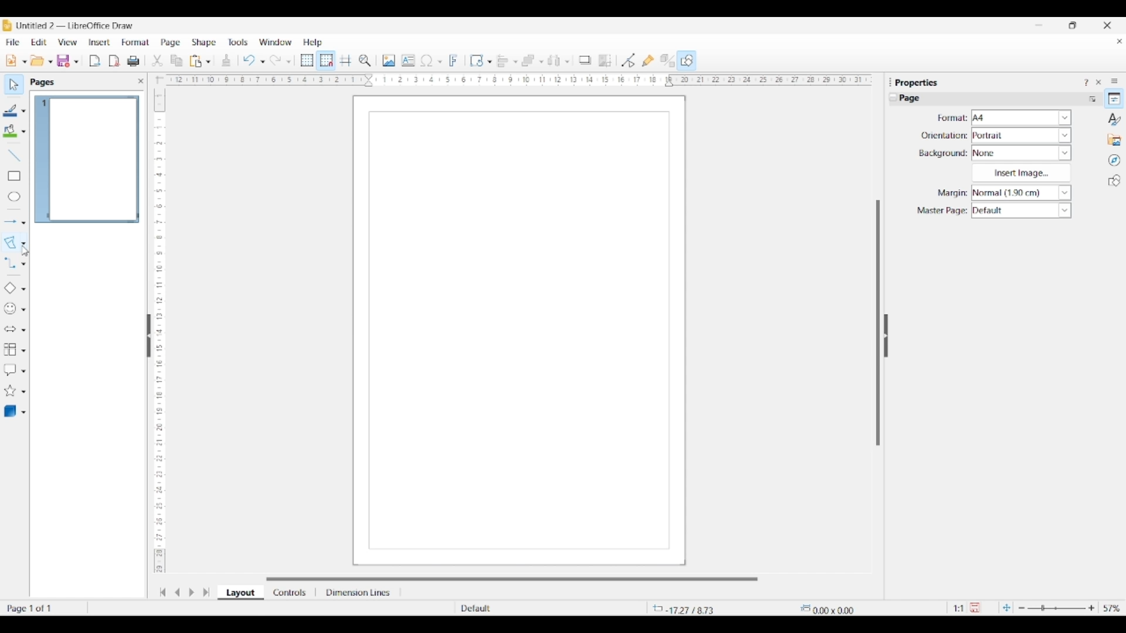  Describe the element at coordinates (11, 243) in the screenshot. I see `Selected polygon` at that location.